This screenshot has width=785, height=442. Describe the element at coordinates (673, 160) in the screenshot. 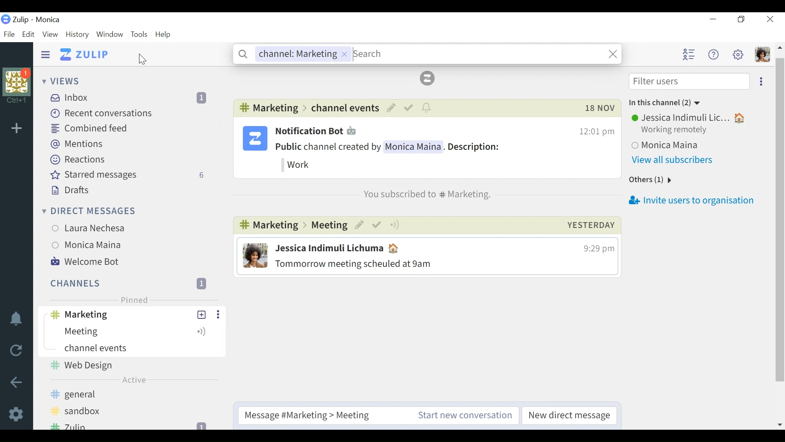

I see `View all subscribers` at that location.